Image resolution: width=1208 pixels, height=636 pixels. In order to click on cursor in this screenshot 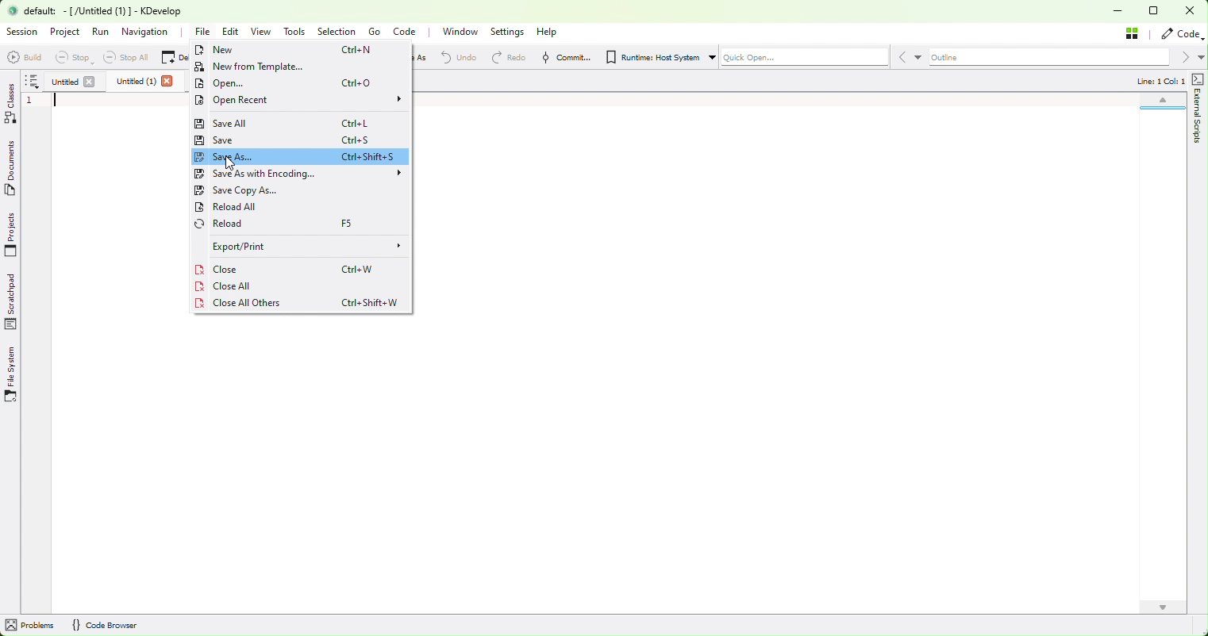, I will do `click(229, 163)`.